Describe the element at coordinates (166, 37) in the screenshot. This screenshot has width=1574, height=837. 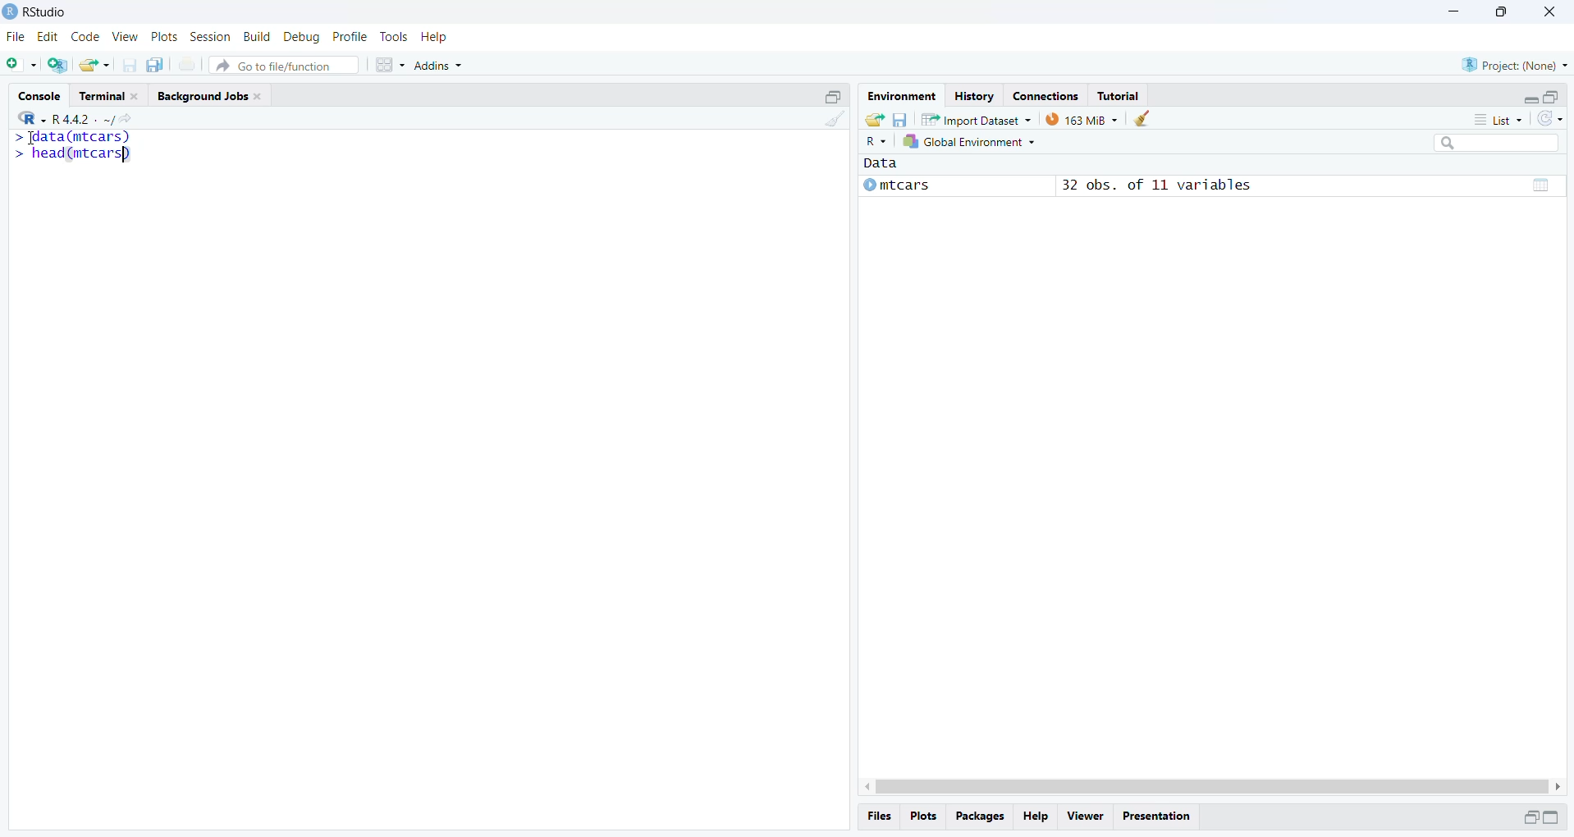
I see `plots` at that location.